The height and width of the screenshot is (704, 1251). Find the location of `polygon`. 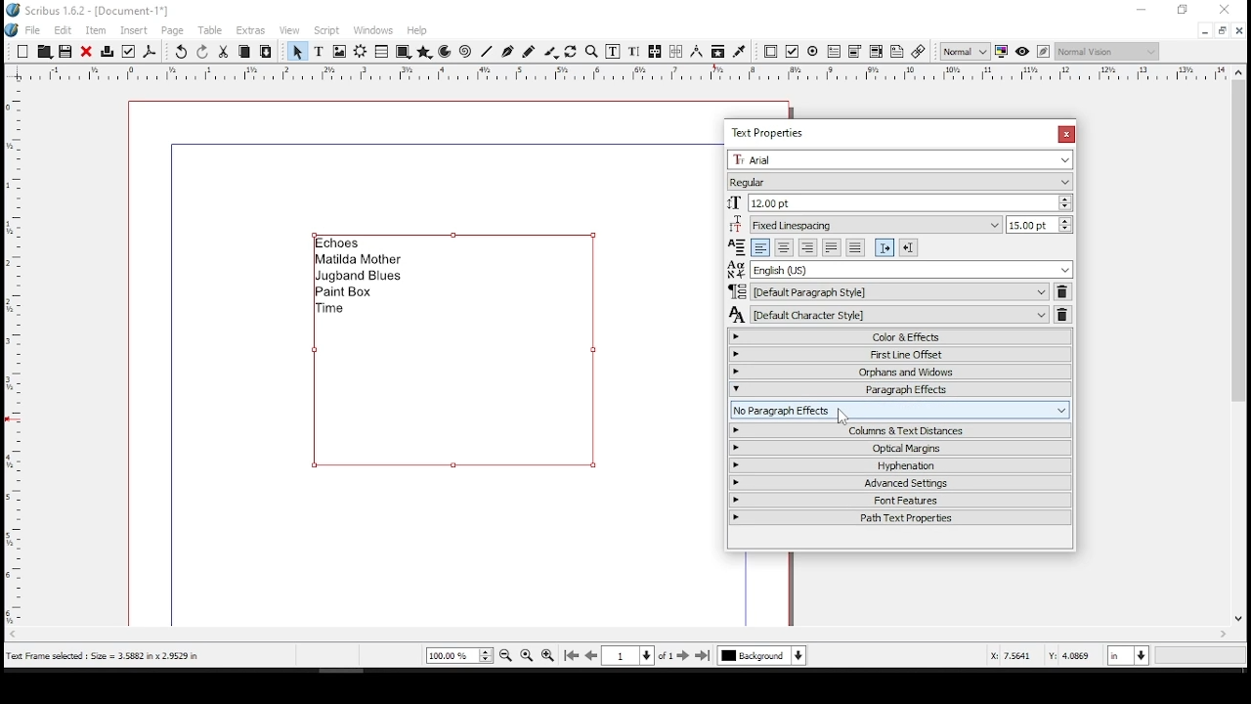

polygon is located at coordinates (425, 53).